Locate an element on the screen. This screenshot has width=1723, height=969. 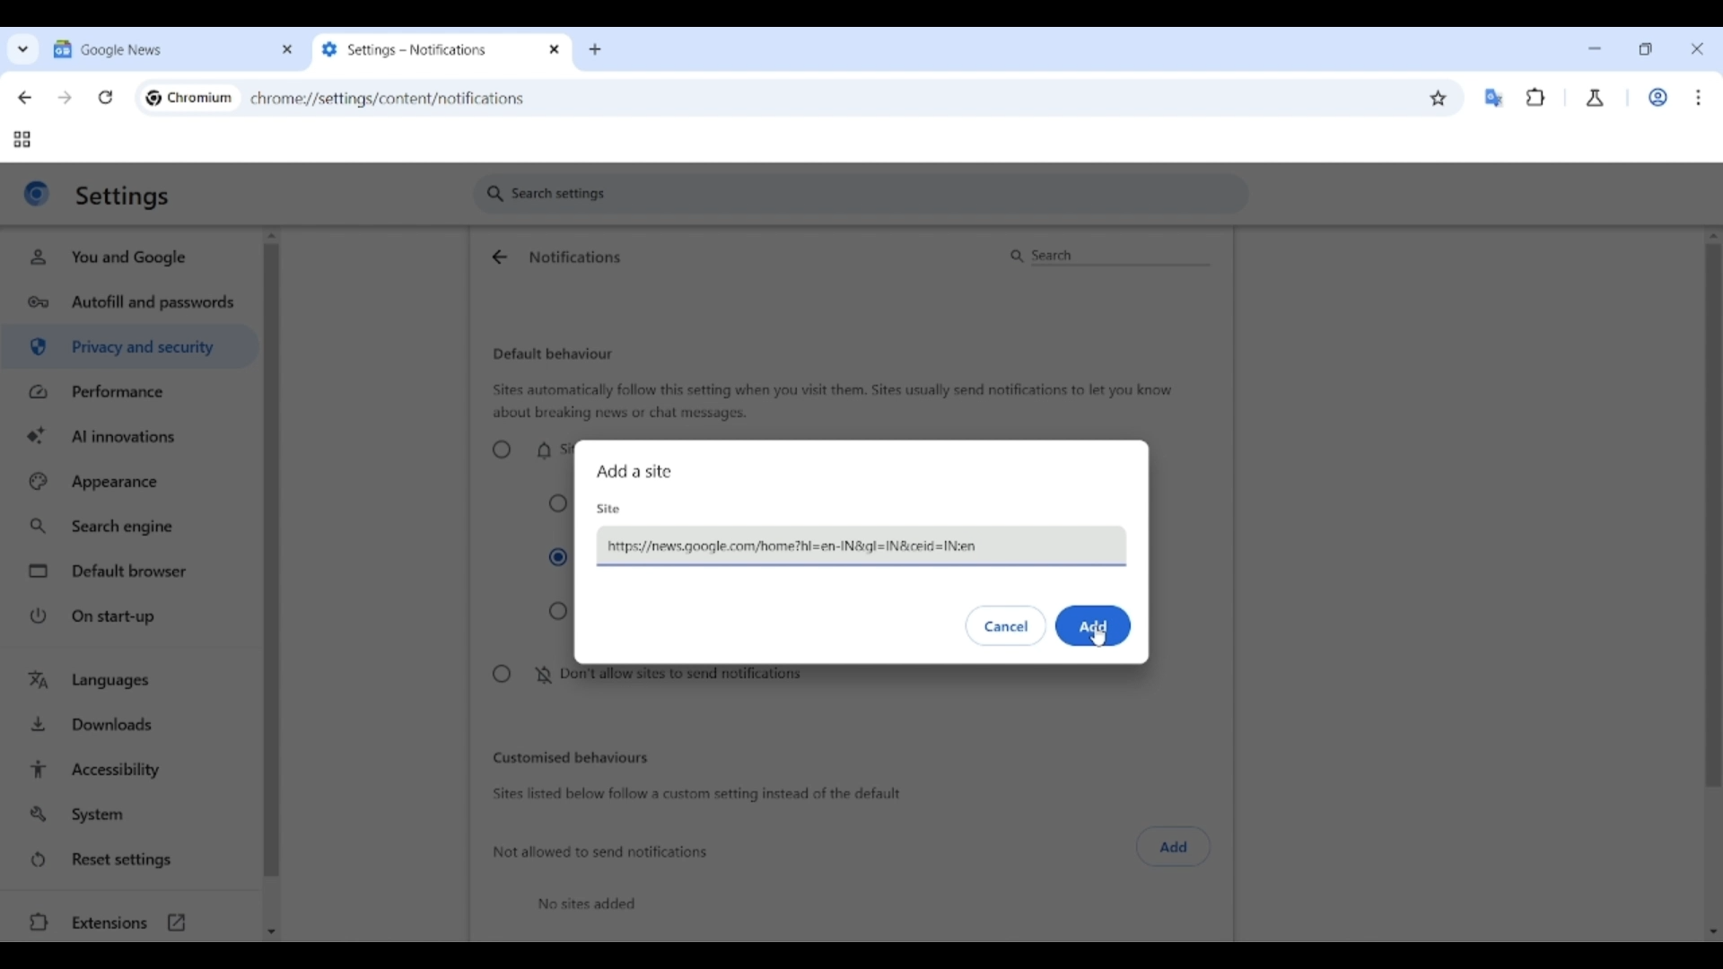
Reset settings is located at coordinates (130, 860).